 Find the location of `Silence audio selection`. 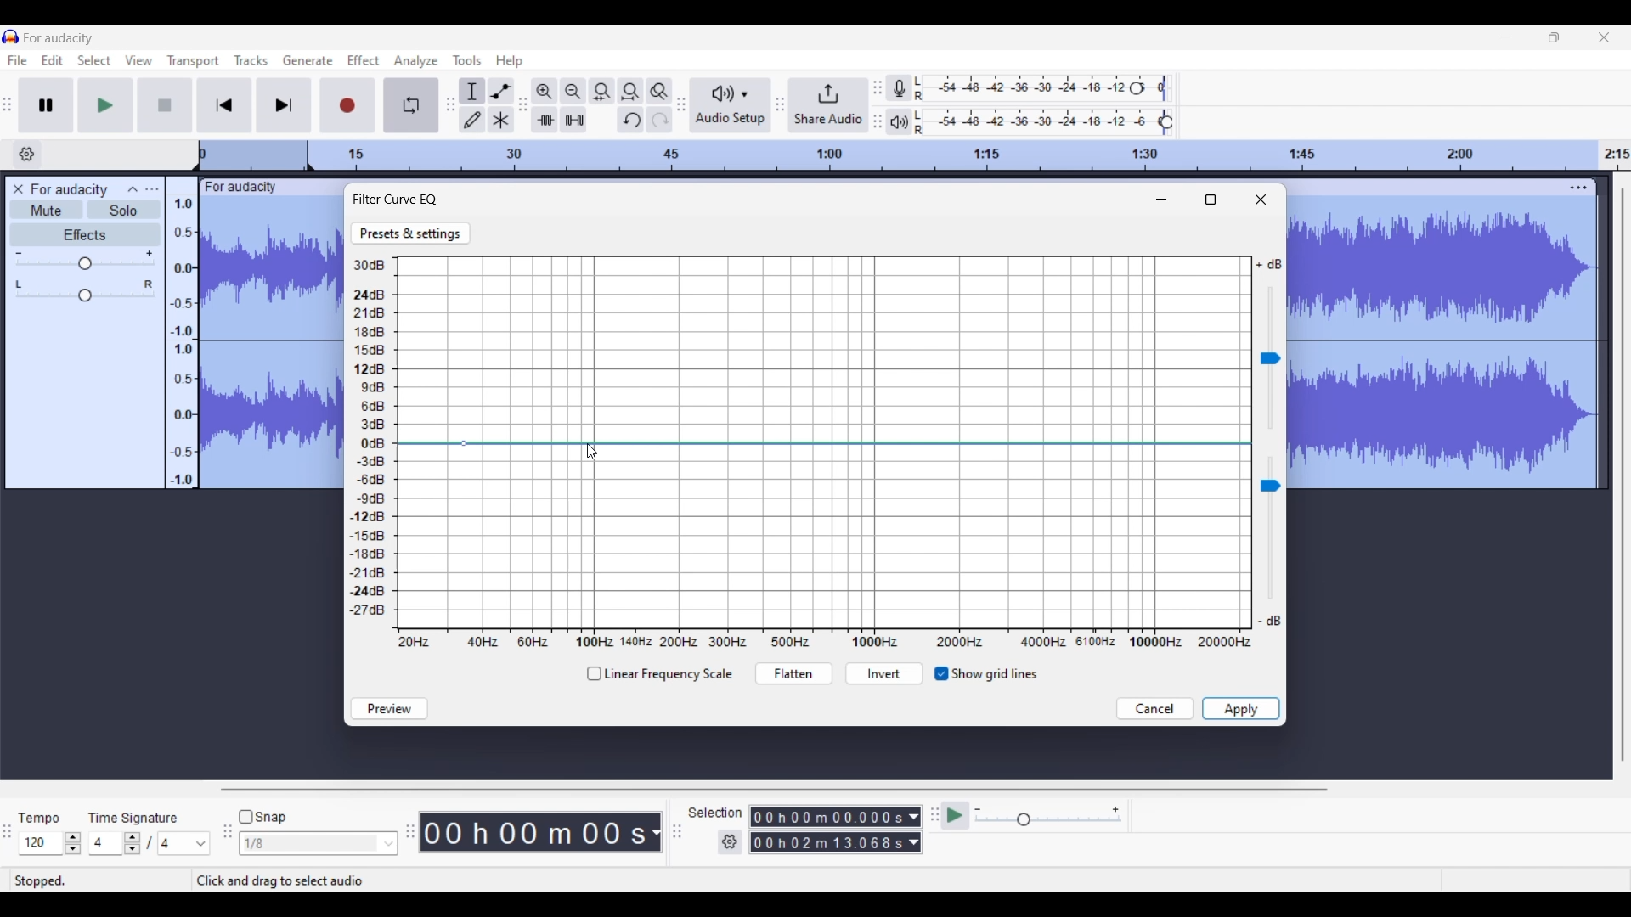

Silence audio selection is located at coordinates (573, 120).